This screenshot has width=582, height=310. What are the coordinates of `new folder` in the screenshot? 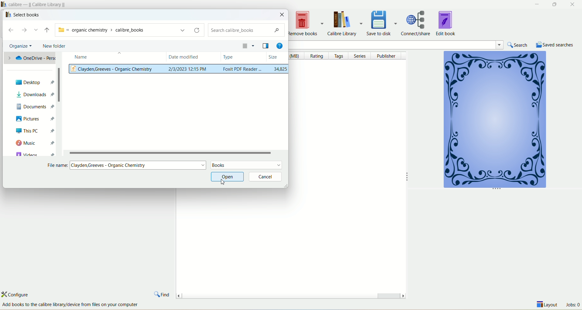 It's located at (54, 46).